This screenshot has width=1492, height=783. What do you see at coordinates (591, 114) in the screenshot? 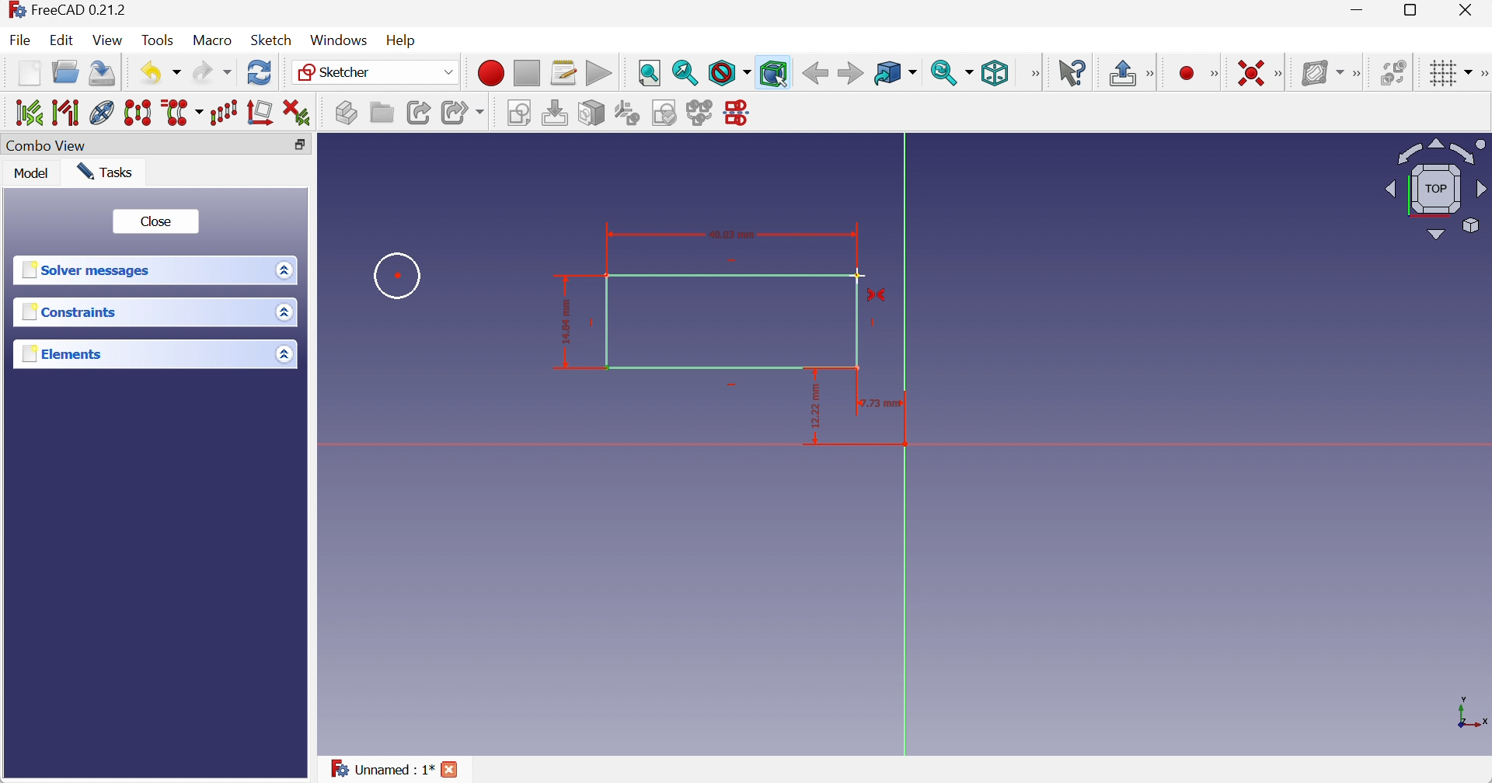
I see `Map sketch to face...` at bounding box center [591, 114].